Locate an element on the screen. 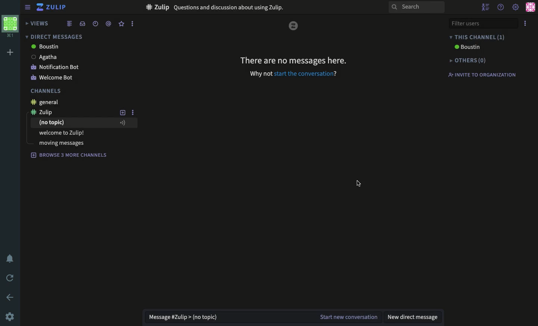 The width and height of the screenshot is (538, 326). refresh is located at coordinates (10, 278).